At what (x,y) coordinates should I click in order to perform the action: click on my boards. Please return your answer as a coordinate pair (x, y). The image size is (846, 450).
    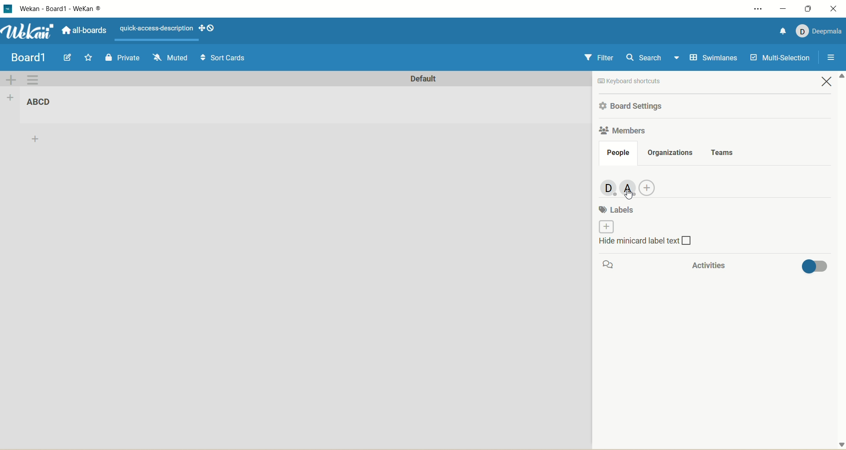
    Looking at the image, I should click on (38, 56).